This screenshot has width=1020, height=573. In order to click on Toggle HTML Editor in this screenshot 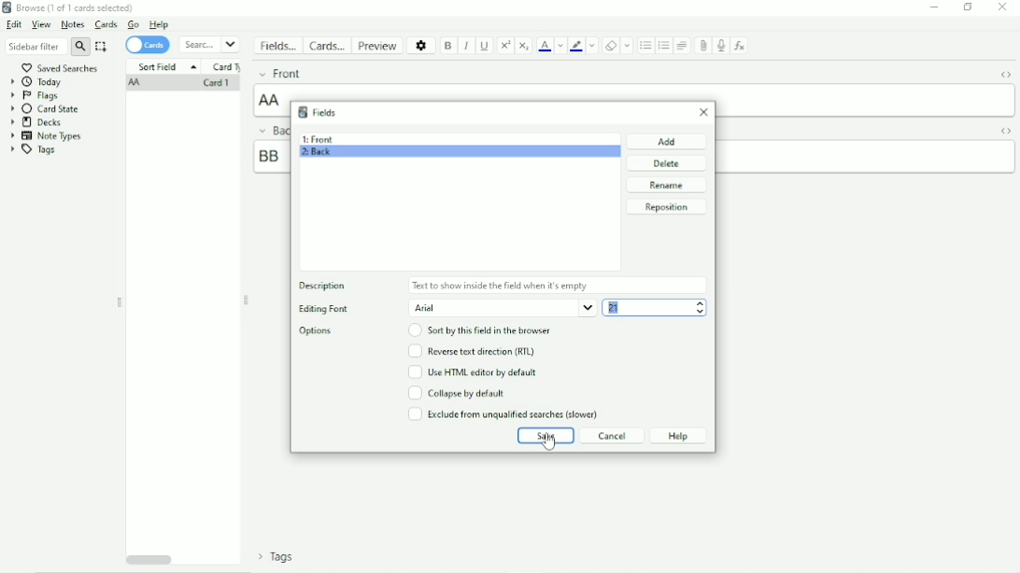, I will do `click(1005, 77)`.